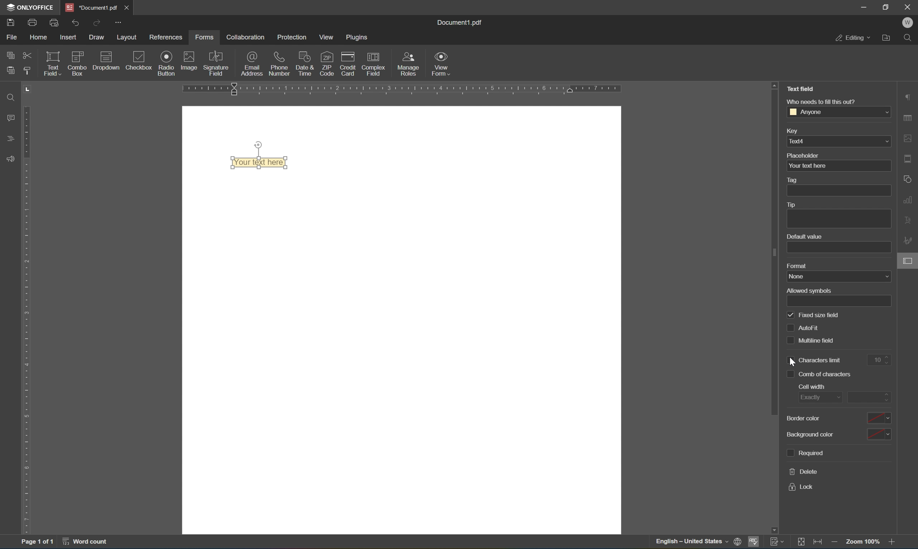  What do you see at coordinates (801, 155) in the screenshot?
I see `placeholder` at bounding box center [801, 155].